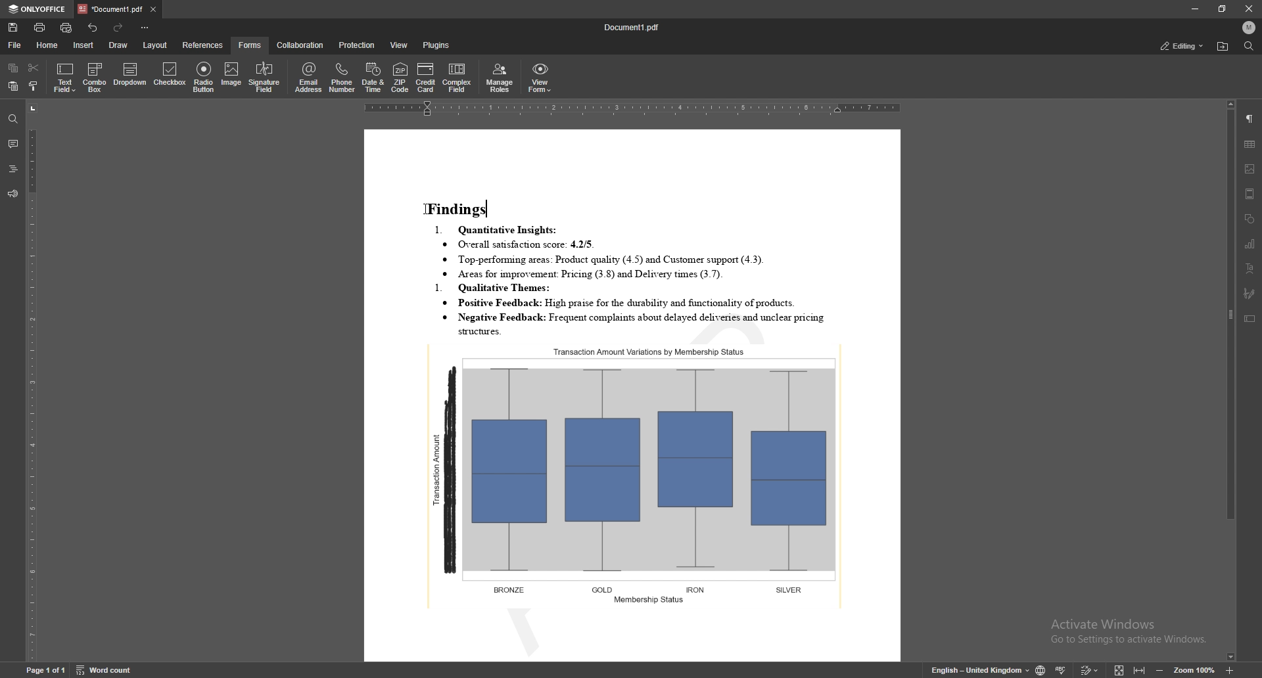 This screenshot has height=678, width=1262. What do you see at coordinates (66, 77) in the screenshot?
I see `text field` at bounding box center [66, 77].